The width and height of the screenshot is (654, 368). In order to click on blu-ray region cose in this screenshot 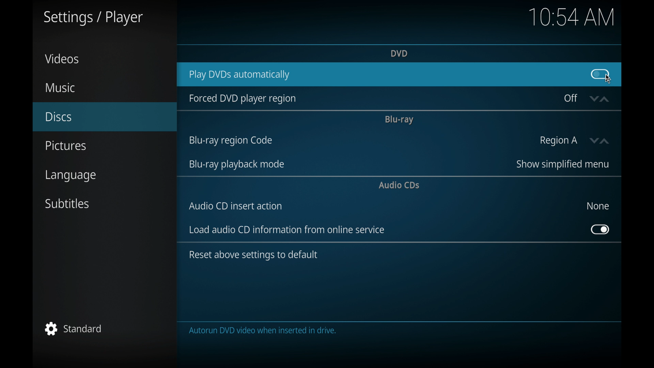, I will do `click(230, 141)`.